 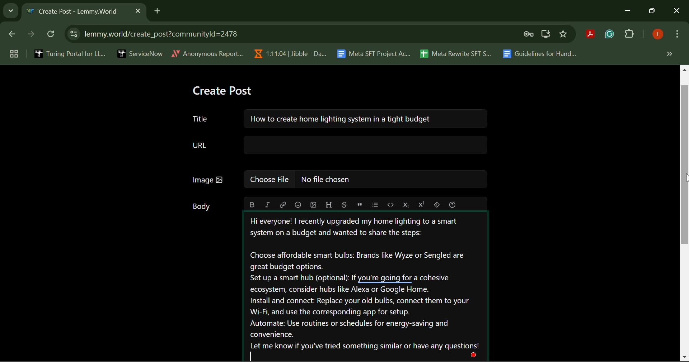 I want to click on Minimize Down, so click(x=629, y=11).